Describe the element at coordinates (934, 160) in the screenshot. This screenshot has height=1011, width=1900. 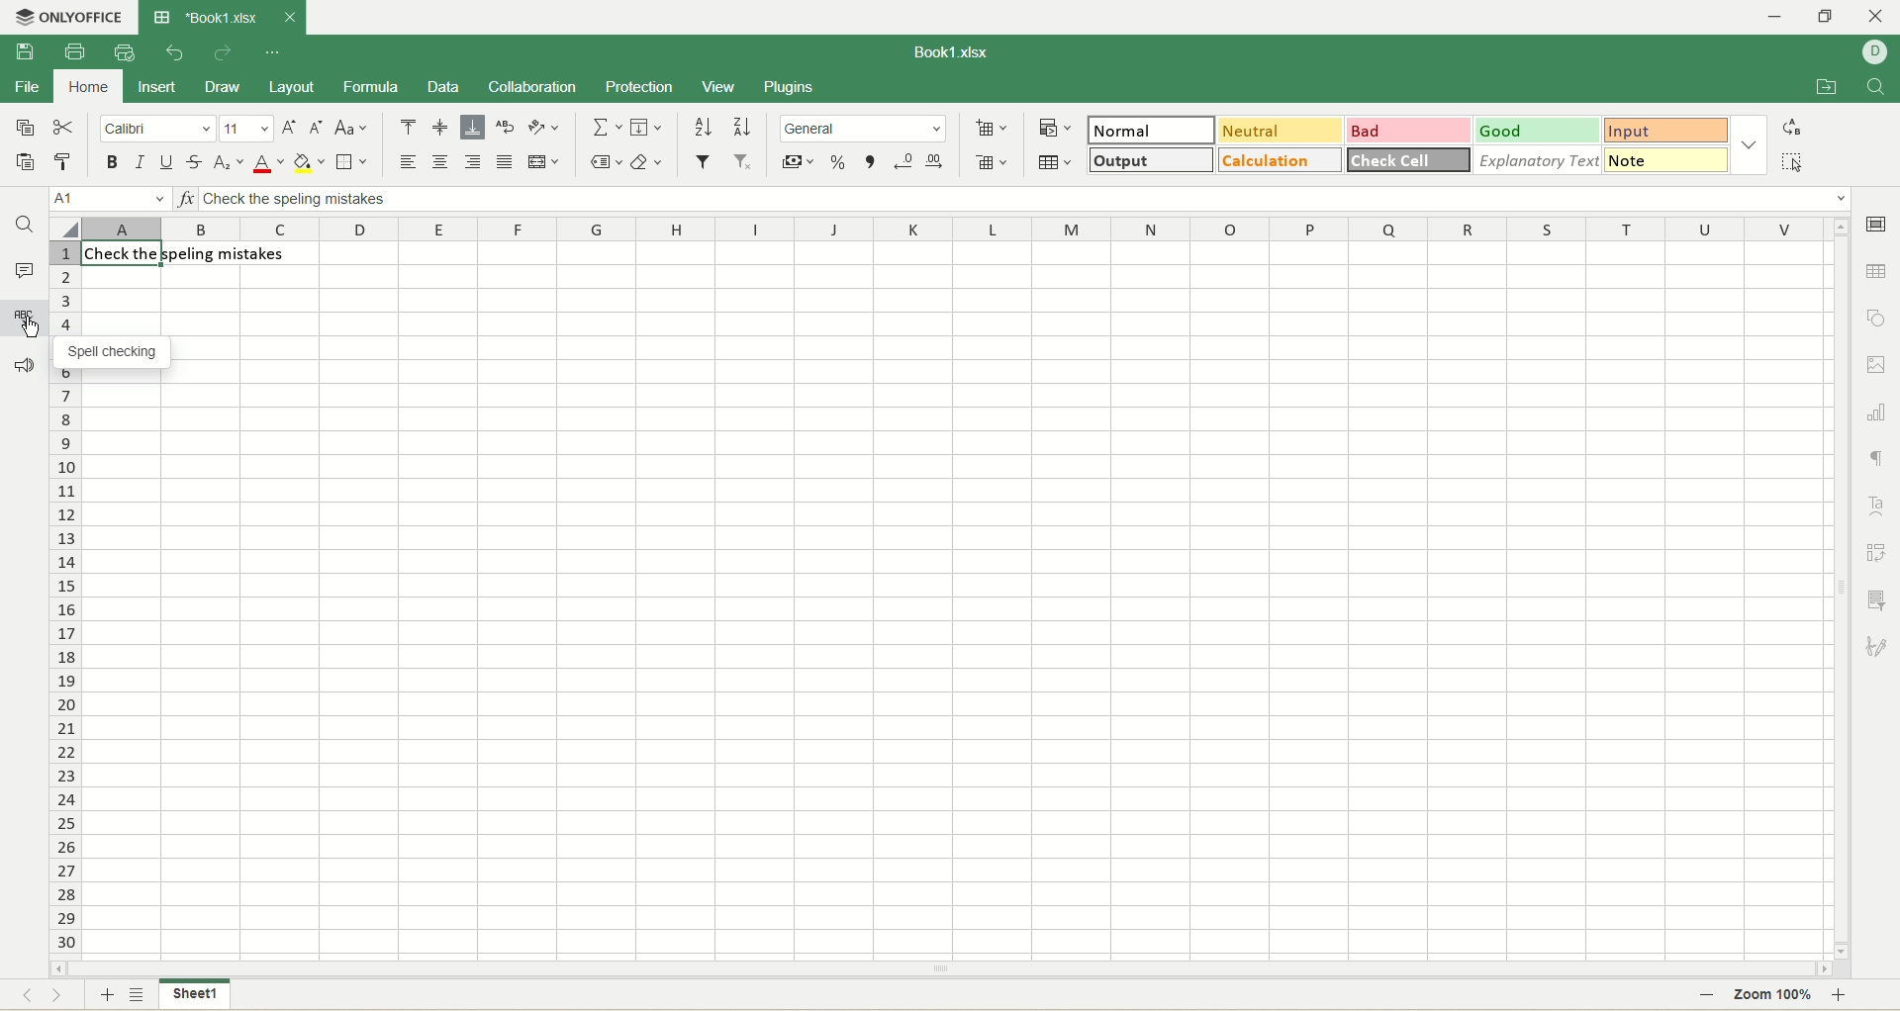
I see `increase decimal` at that location.